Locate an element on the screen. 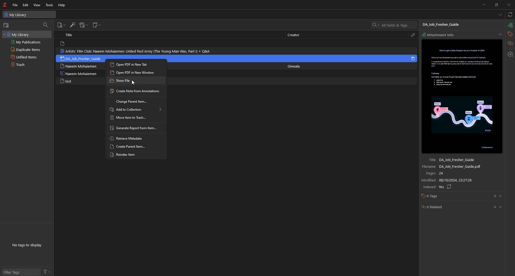  show is located at coordinates (501, 207).